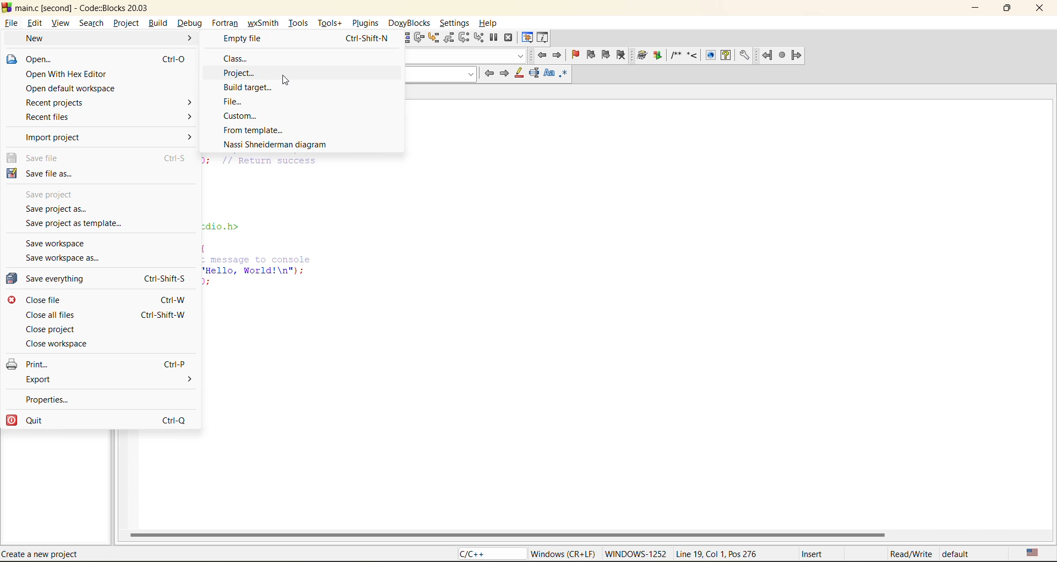 The width and height of the screenshot is (1057, 562). Describe the element at coordinates (40, 380) in the screenshot. I see `export` at that location.